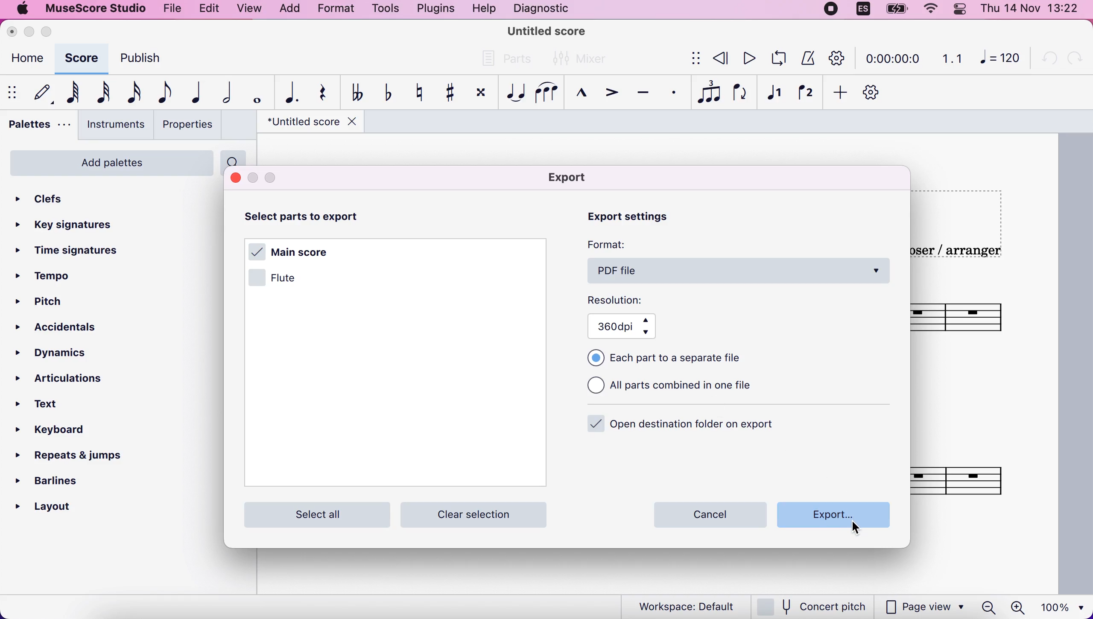 This screenshot has height=619, width=1093. I want to click on half note, so click(225, 93).